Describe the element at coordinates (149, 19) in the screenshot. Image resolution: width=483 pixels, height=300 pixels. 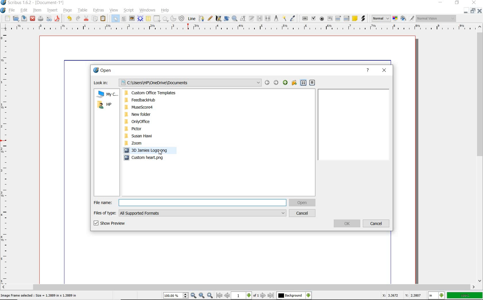
I see `table` at that location.